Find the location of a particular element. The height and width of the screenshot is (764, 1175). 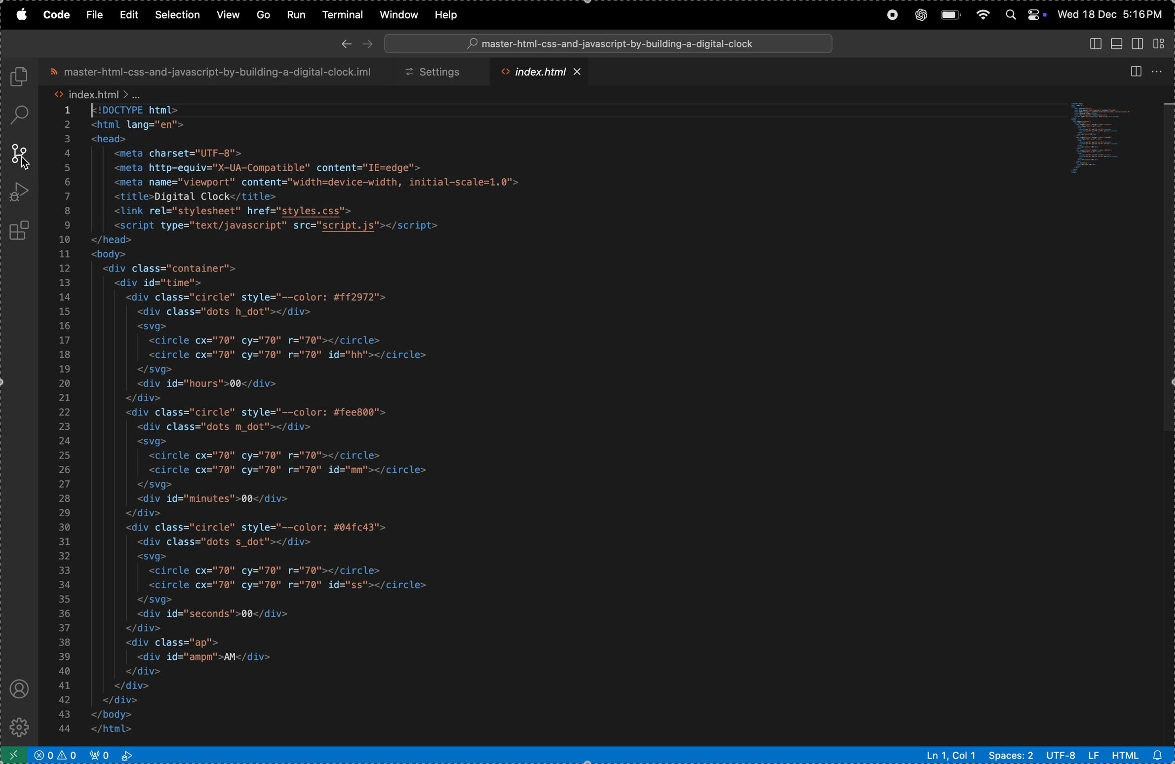

<div class="container"> is located at coordinates (171, 268).